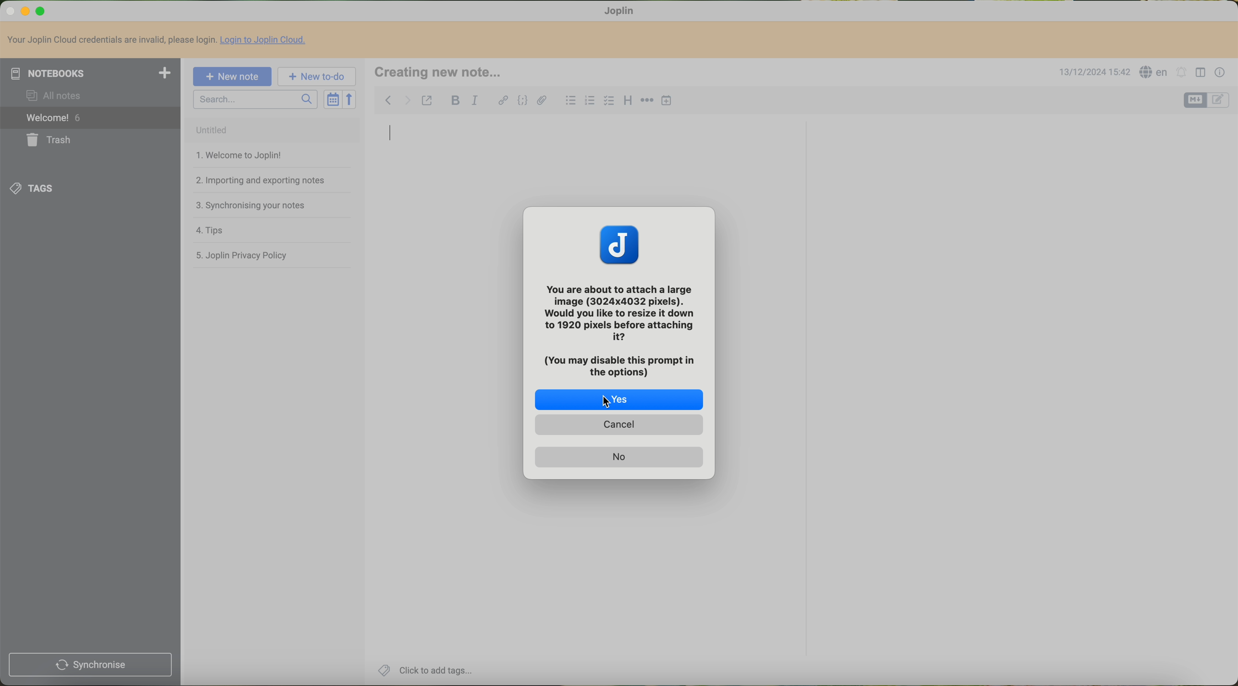 The image size is (1238, 686). What do you see at coordinates (1220, 74) in the screenshot?
I see `note properties` at bounding box center [1220, 74].